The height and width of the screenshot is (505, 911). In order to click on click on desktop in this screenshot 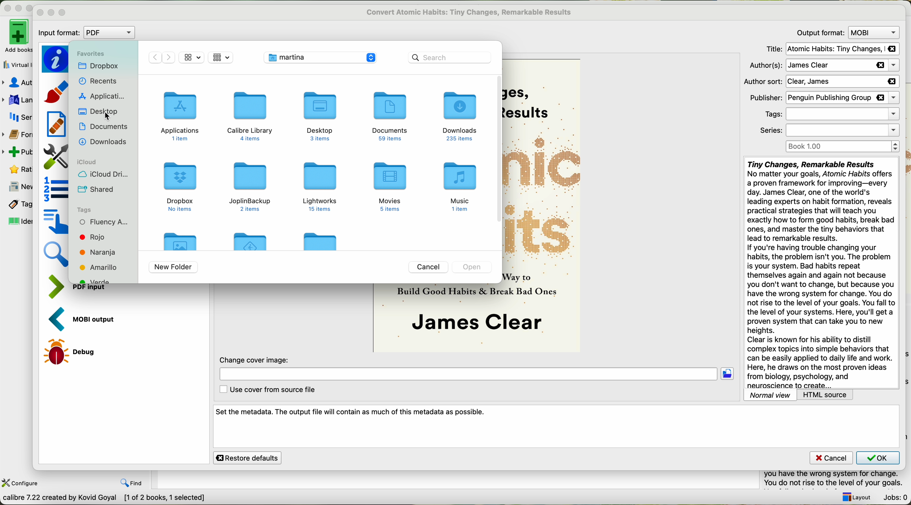, I will do `click(98, 112)`.